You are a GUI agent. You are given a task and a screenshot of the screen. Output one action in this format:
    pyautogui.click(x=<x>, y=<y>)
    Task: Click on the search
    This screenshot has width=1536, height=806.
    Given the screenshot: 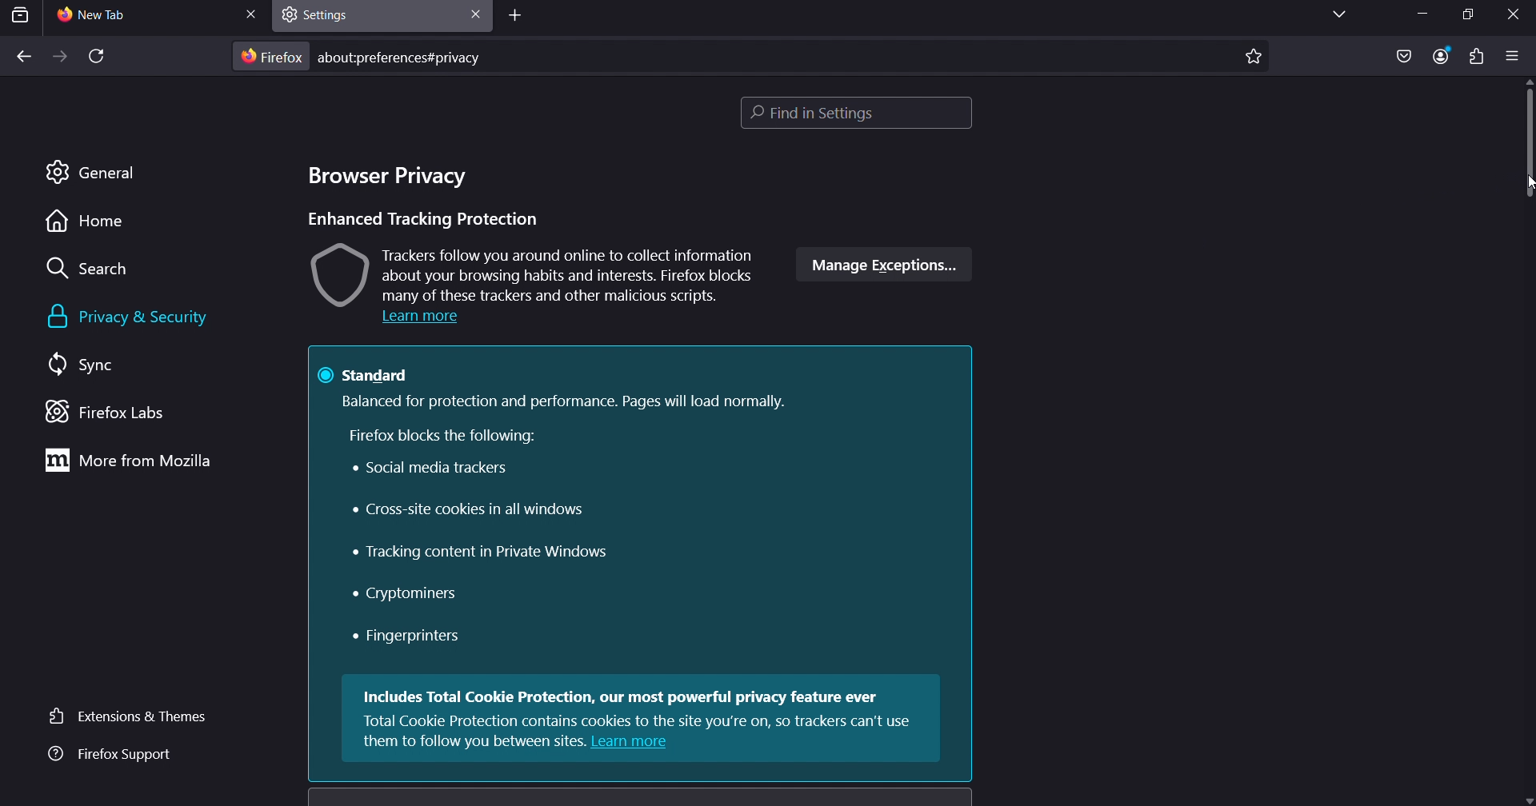 What is the action you would take?
    pyautogui.click(x=96, y=271)
    